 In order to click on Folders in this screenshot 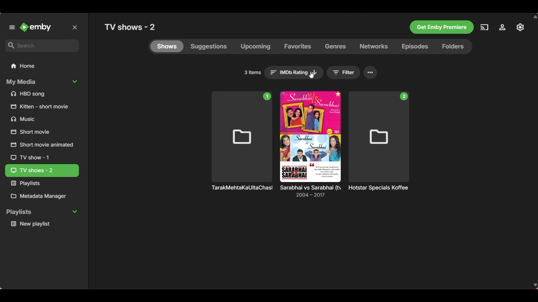, I will do `click(455, 47)`.